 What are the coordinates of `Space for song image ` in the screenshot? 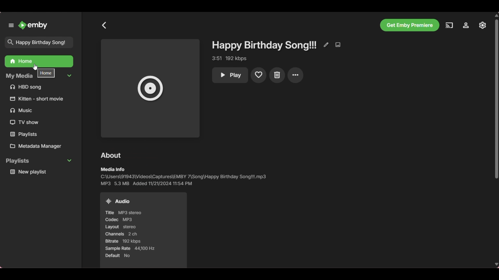 It's located at (150, 89).